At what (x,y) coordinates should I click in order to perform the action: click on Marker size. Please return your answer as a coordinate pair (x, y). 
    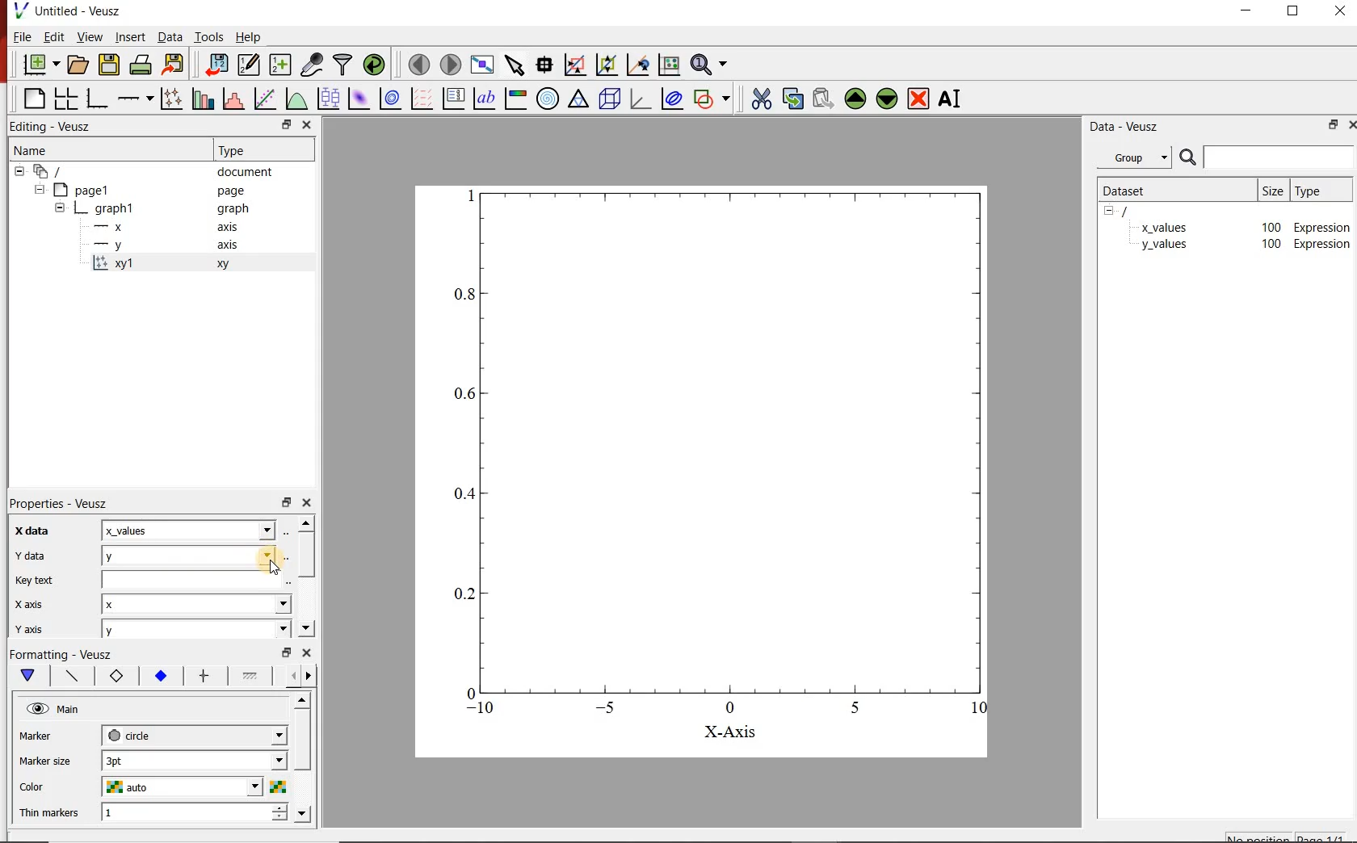
    Looking at the image, I should click on (44, 762).